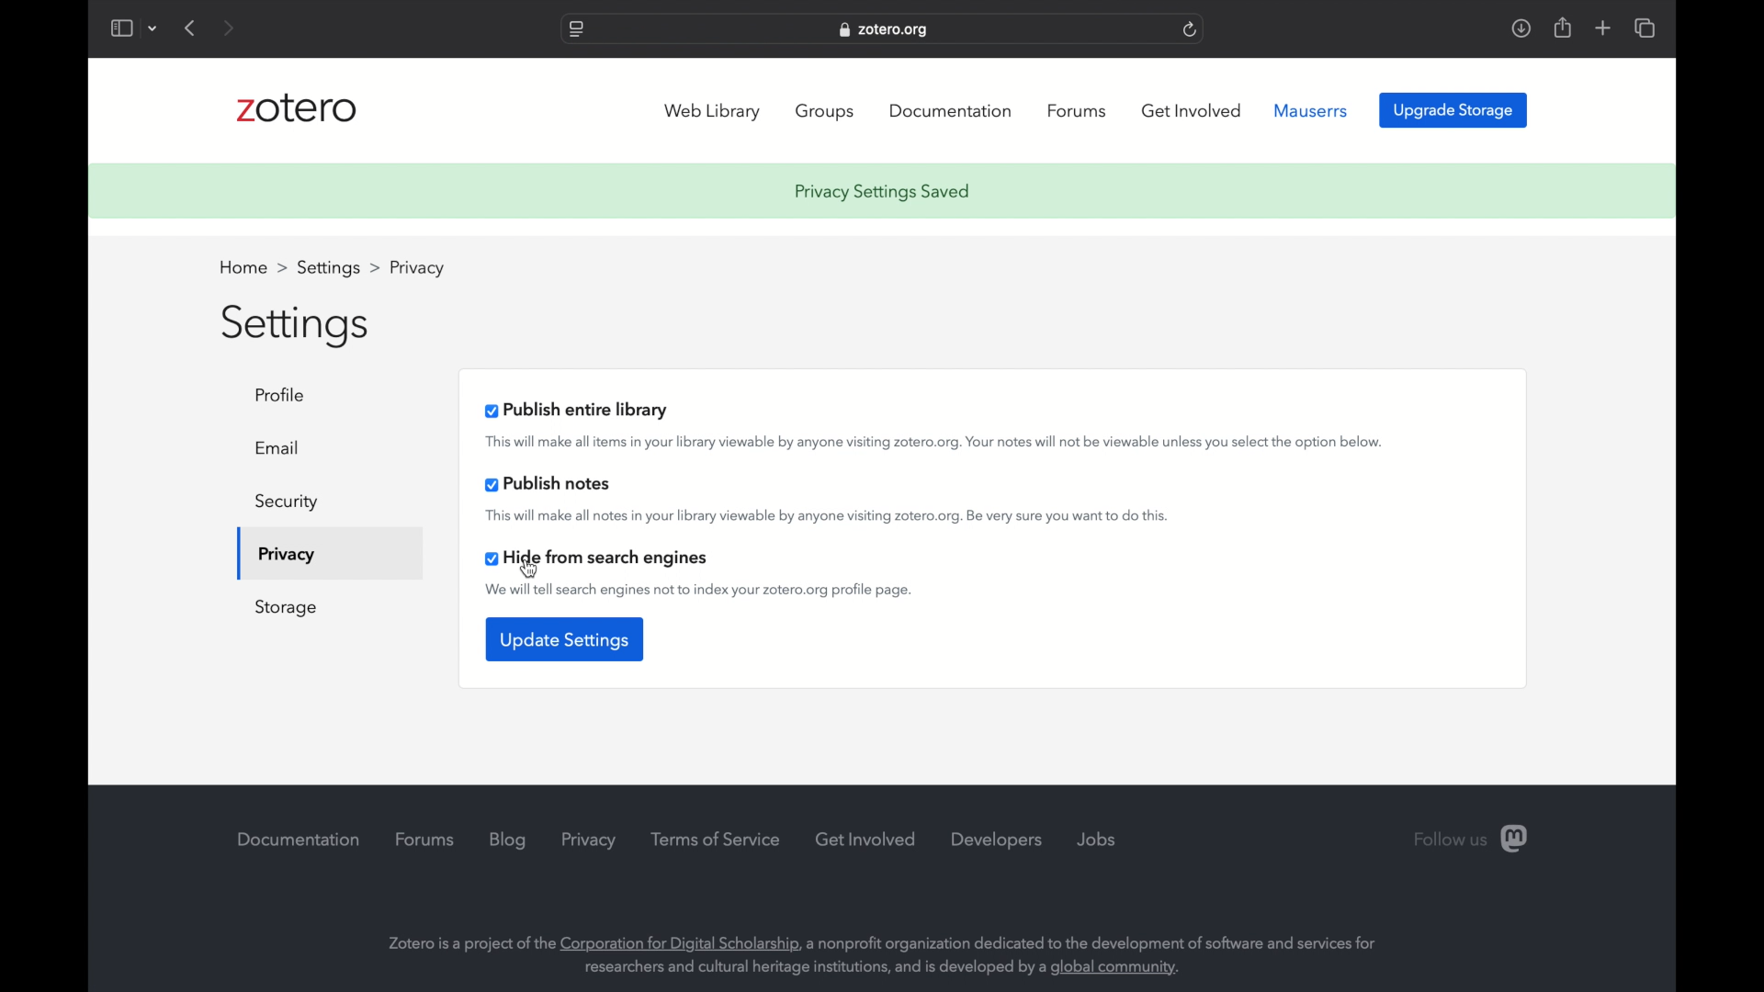  Describe the element at coordinates (299, 840) in the screenshot. I see `documentation` at that location.